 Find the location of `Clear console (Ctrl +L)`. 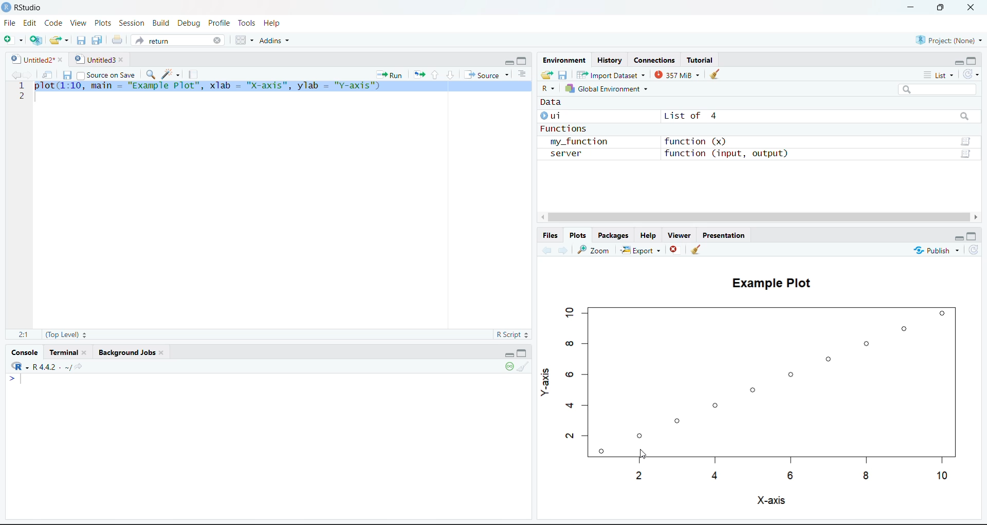

Clear console (Ctrl +L) is located at coordinates (698, 250).